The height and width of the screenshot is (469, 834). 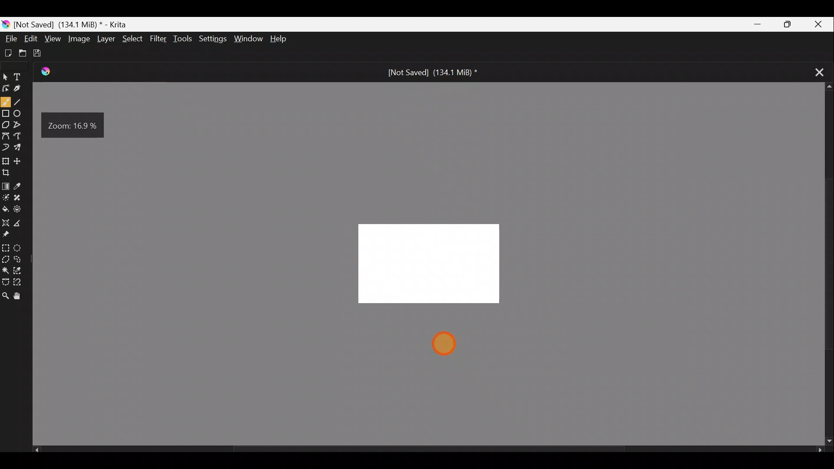 What do you see at coordinates (20, 258) in the screenshot?
I see `Freehand selection tool` at bounding box center [20, 258].